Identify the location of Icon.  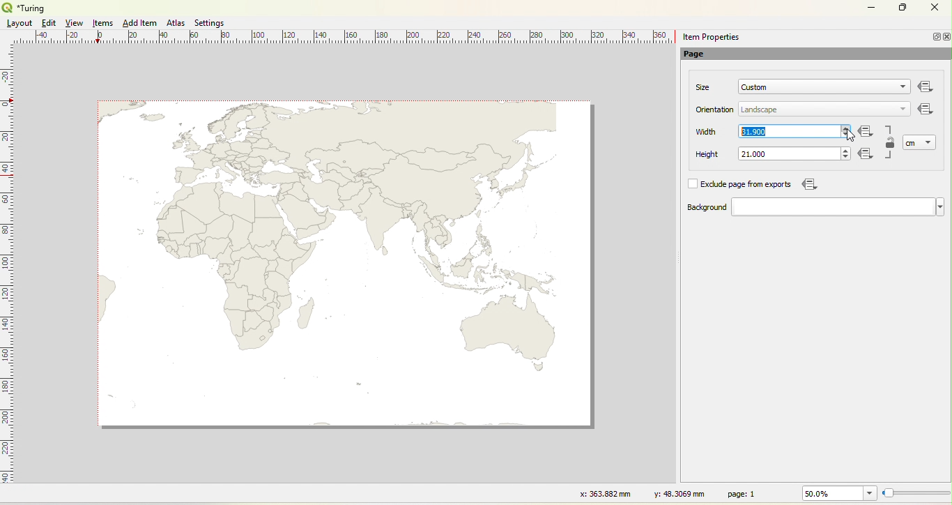
(866, 133).